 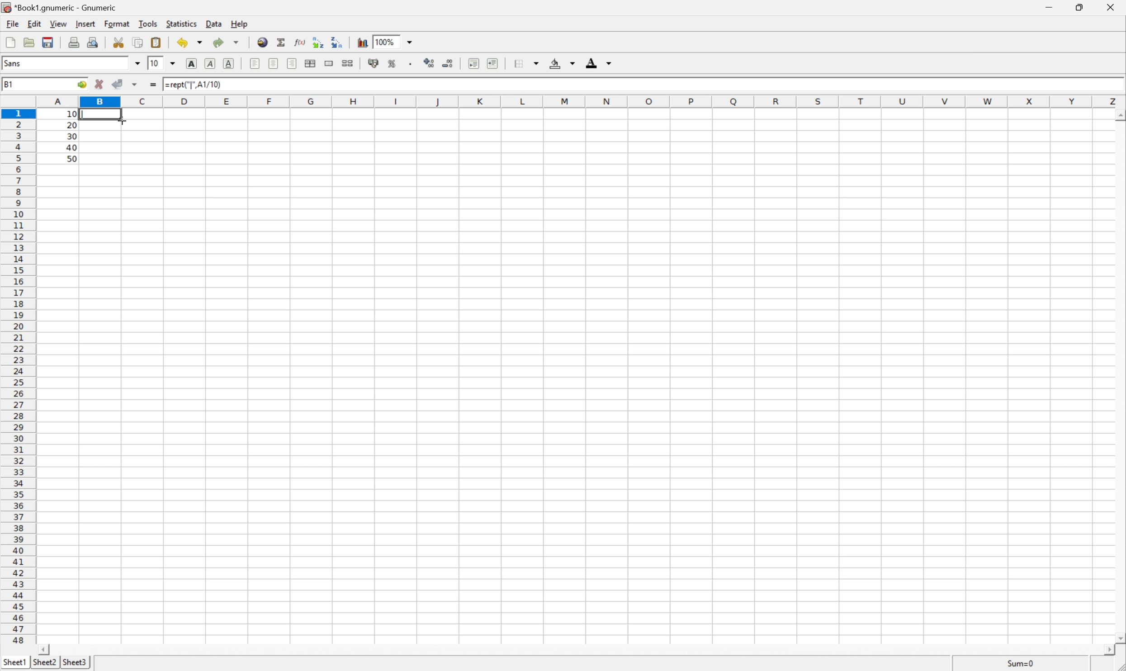 What do you see at coordinates (9, 83) in the screenshot?
I see `B1` at bounding box center [9, 83].